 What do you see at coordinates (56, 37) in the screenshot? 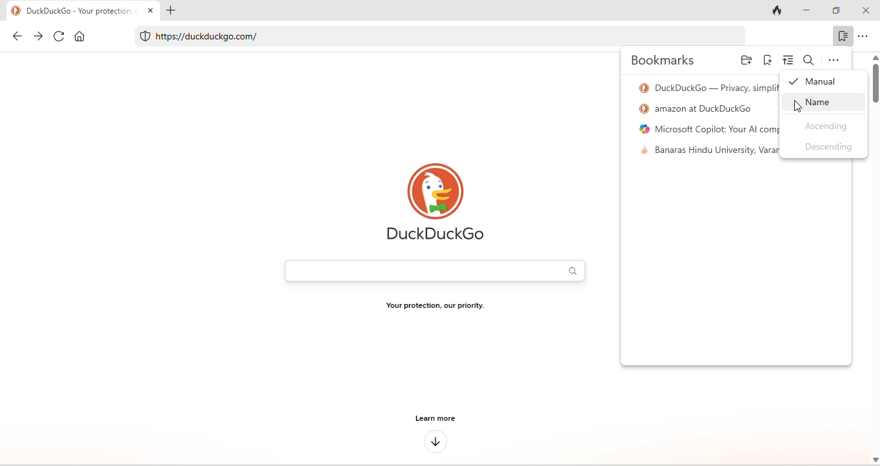
I see `refresh` at bounding box center [56, 37].